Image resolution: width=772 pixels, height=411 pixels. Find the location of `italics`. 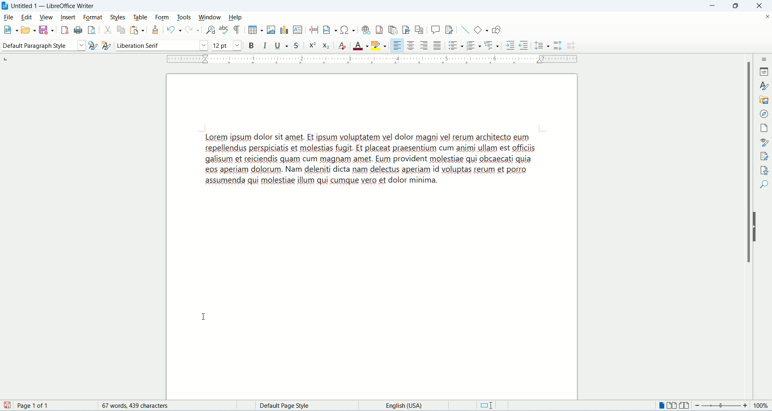

italics is located at coordinates (264, 46).